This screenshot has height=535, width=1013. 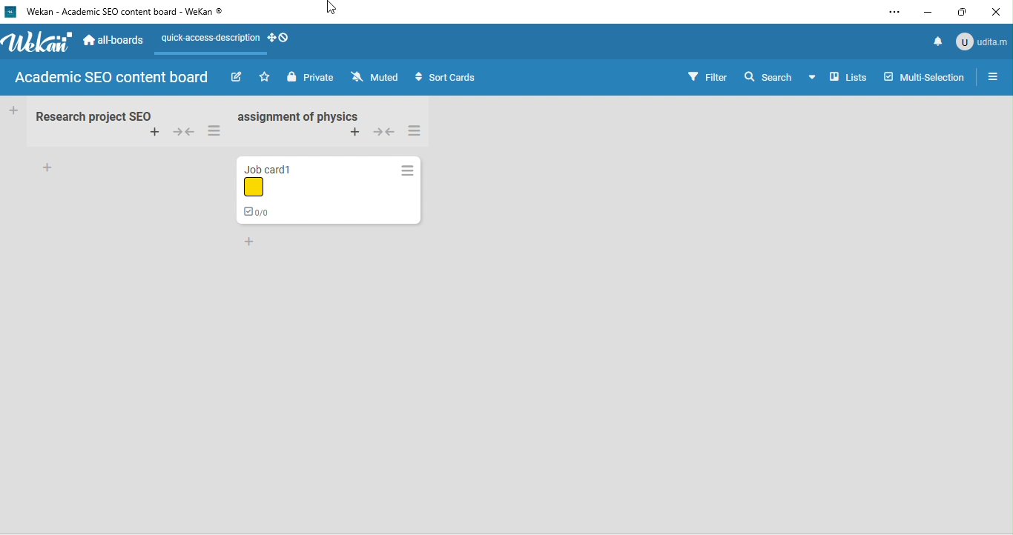 I want to click on edit, so click(x=238, y=77).